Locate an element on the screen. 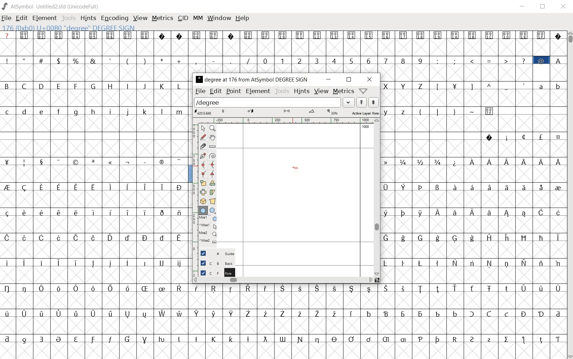 The height and width of the screenshot is (359, 573). capital letters B - Z is located at coordinates (95, 85).